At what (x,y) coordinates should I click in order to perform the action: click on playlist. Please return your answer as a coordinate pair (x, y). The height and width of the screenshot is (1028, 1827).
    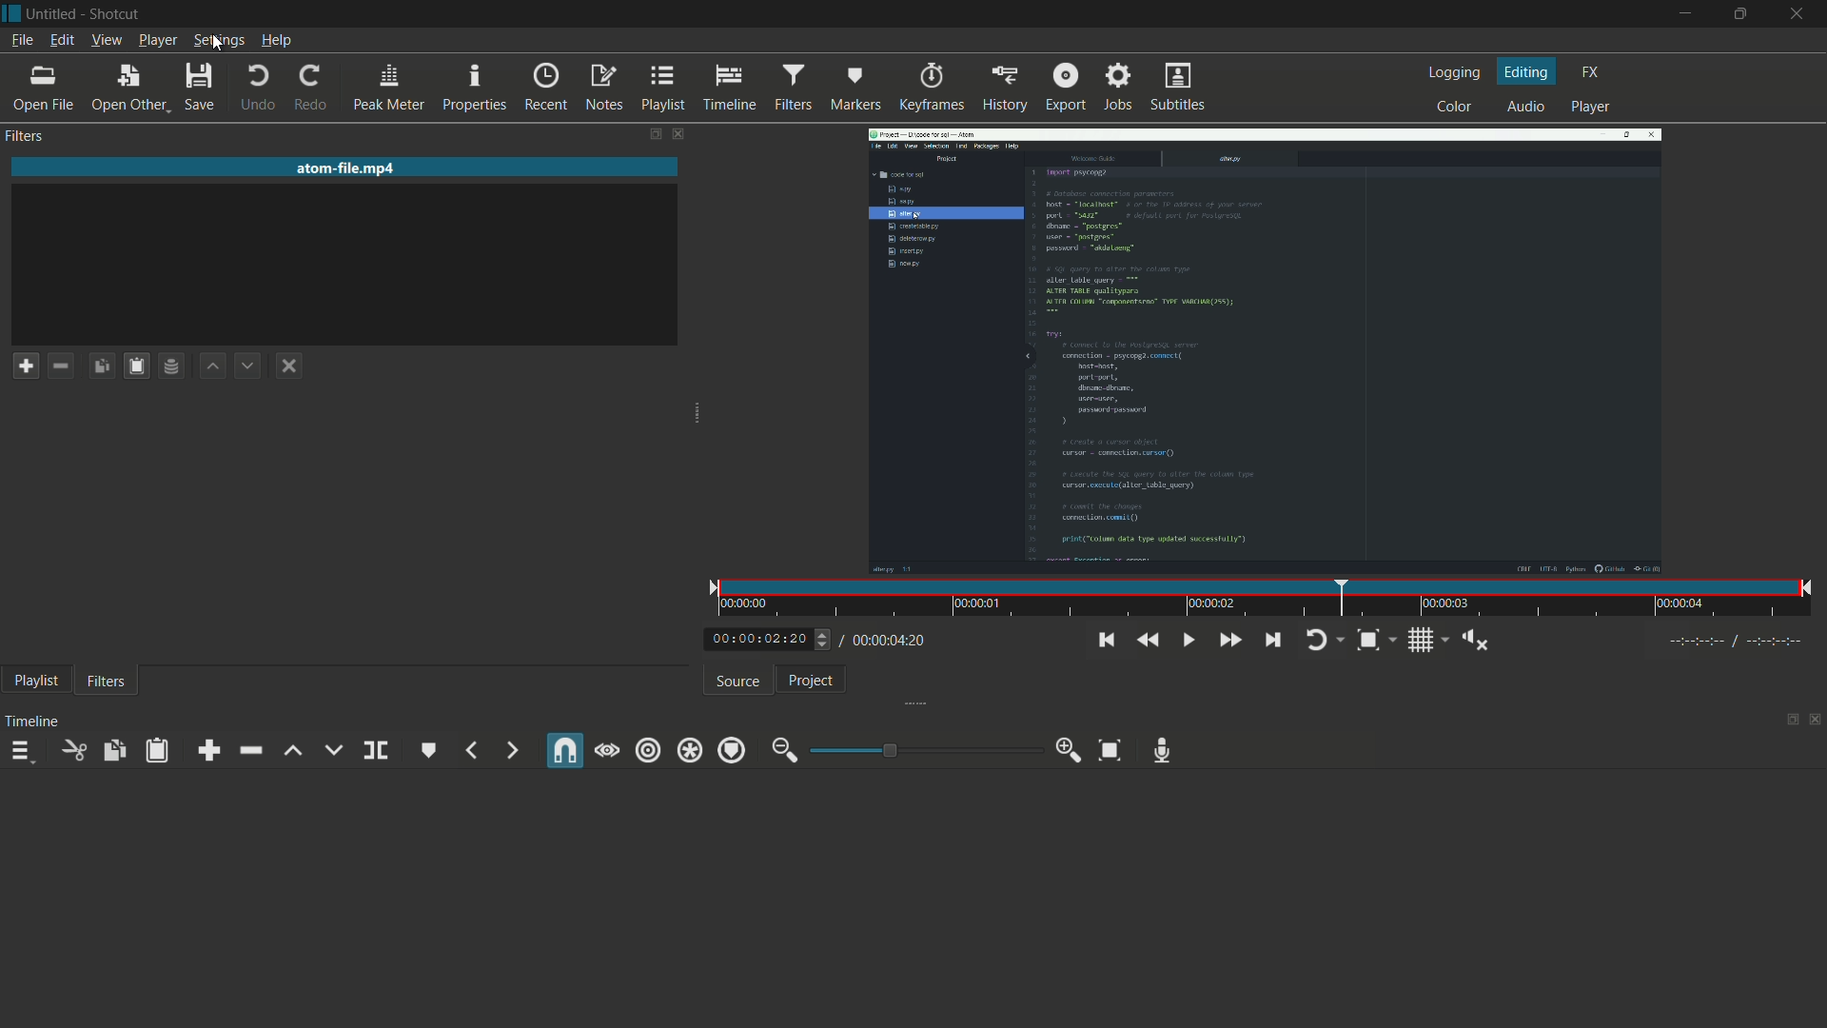
    Looking at the image, I should click on (663, 88).